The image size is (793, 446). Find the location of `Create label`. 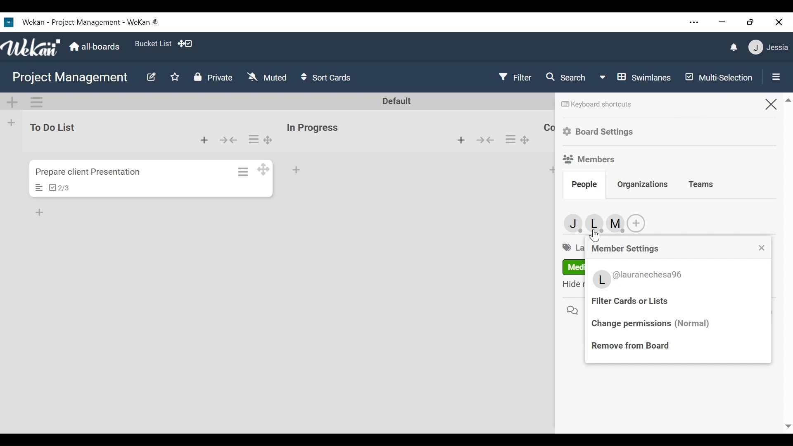

Create label is located at coordinates (636, 223).